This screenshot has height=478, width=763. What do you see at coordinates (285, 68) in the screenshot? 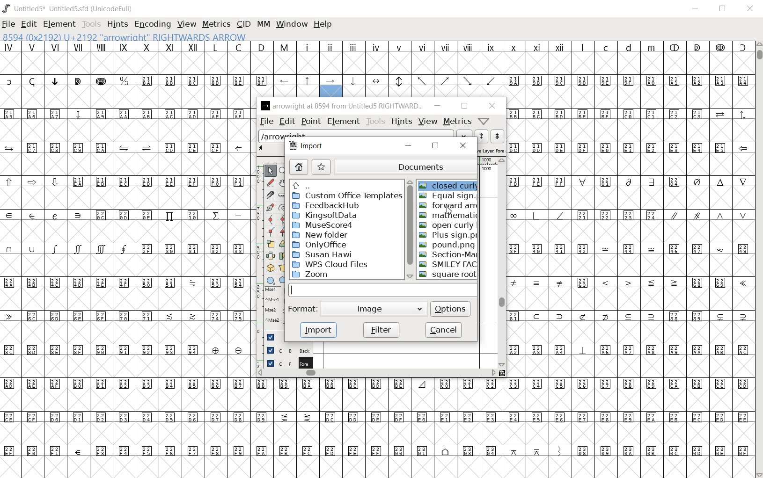
I see `gylph characters` at bounding box center [285, 68].